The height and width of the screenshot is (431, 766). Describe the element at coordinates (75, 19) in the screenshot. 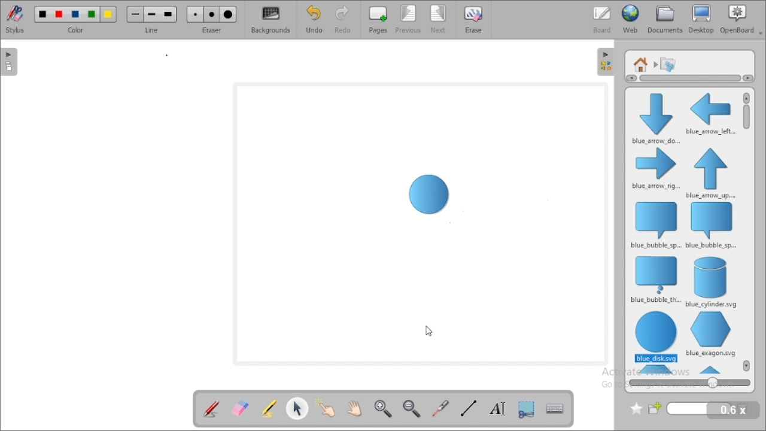

I see `color` at that location.